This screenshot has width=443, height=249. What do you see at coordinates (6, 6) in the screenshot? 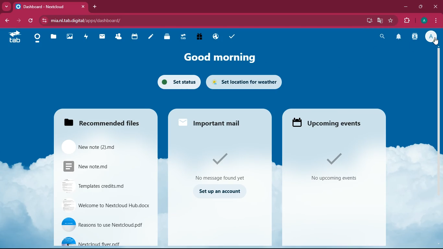
I see `more` at bounding box center [6, 6].